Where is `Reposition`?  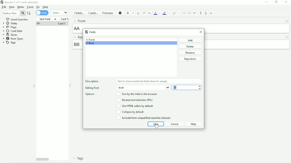 Reposition is located at coordinates (190, 59).